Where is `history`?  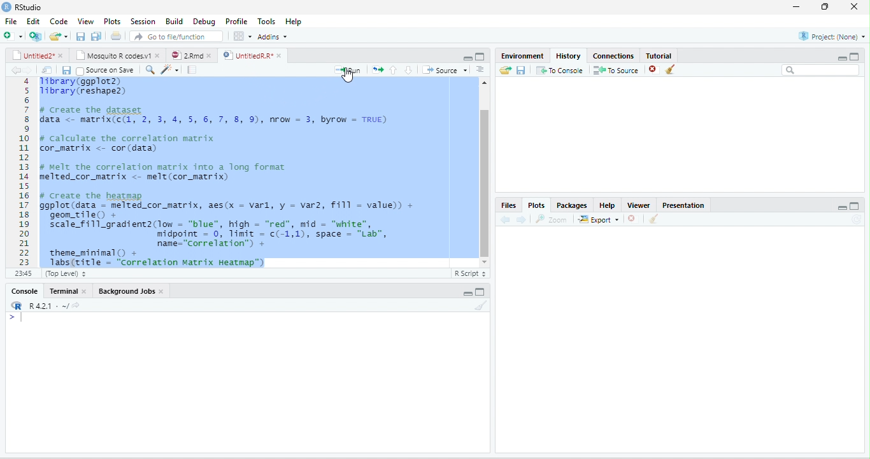
history is located at coordinates (567, 55).